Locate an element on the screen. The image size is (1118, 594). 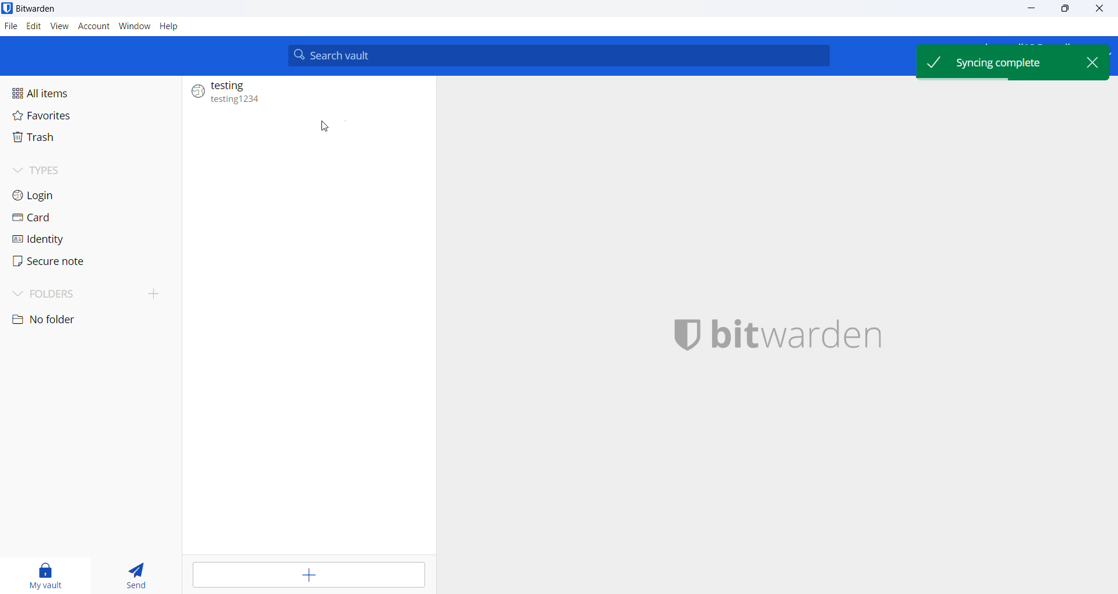
cursor is located at coordinates (324, 127).